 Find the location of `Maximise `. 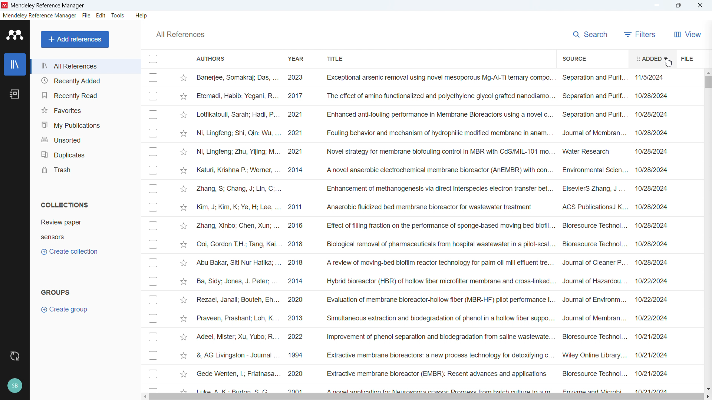

Maximise  is located at coordinates (679, 6).